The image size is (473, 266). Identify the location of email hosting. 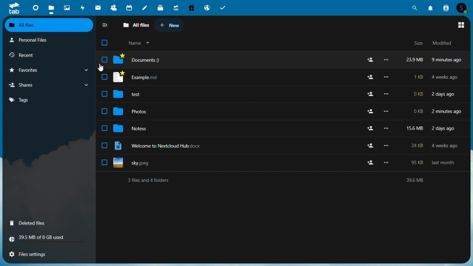
(207, 7).